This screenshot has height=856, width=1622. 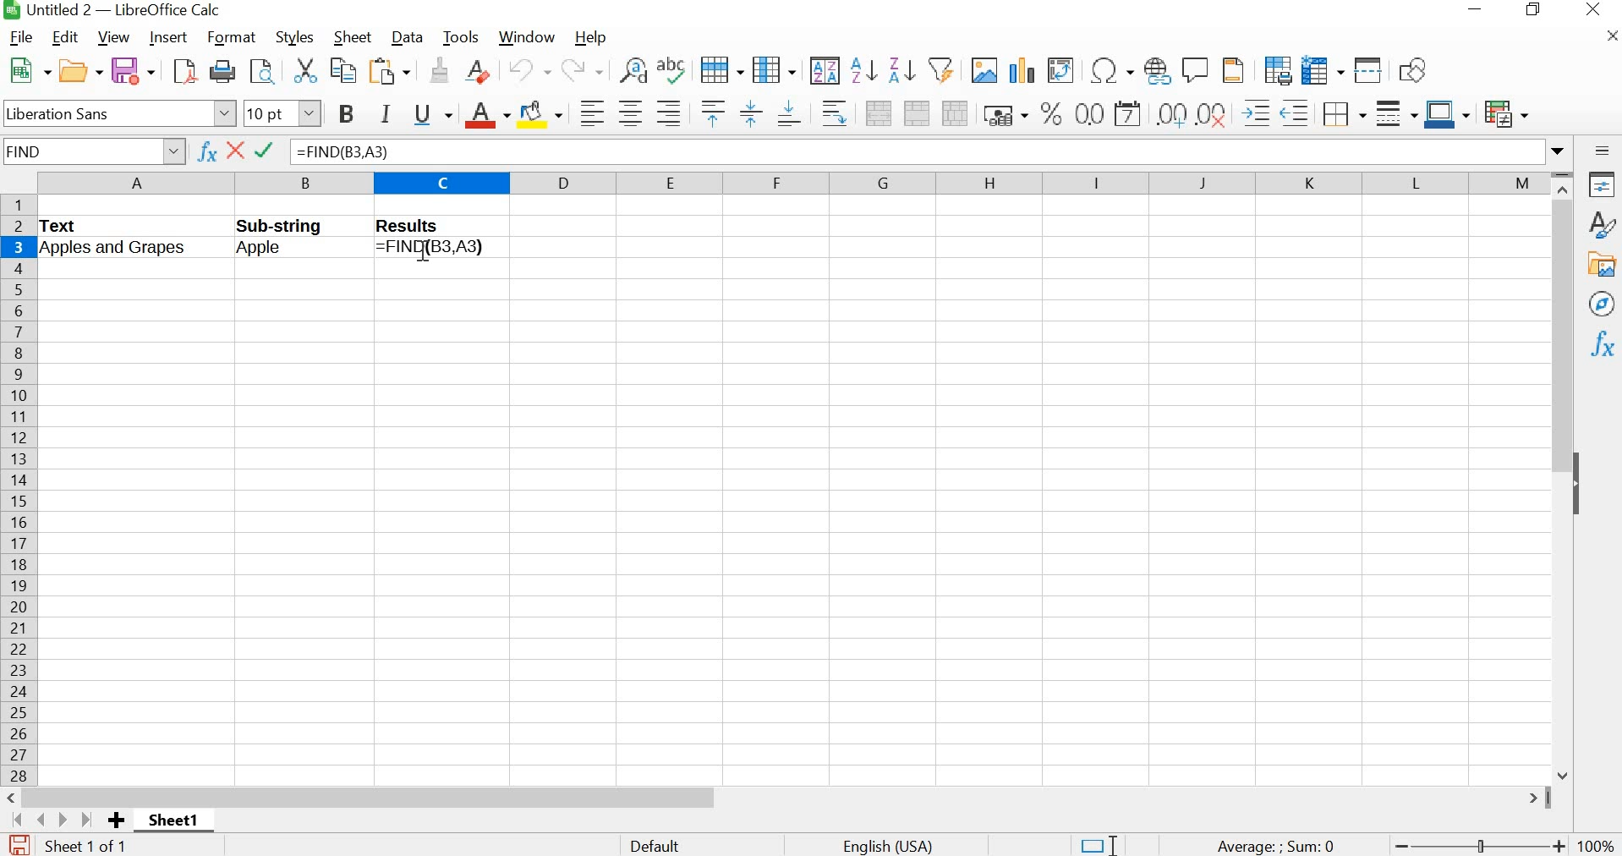 What do you see at coordinates (345, 115) in the screenshot?
I see `bold` at bounding box center [345, 115].